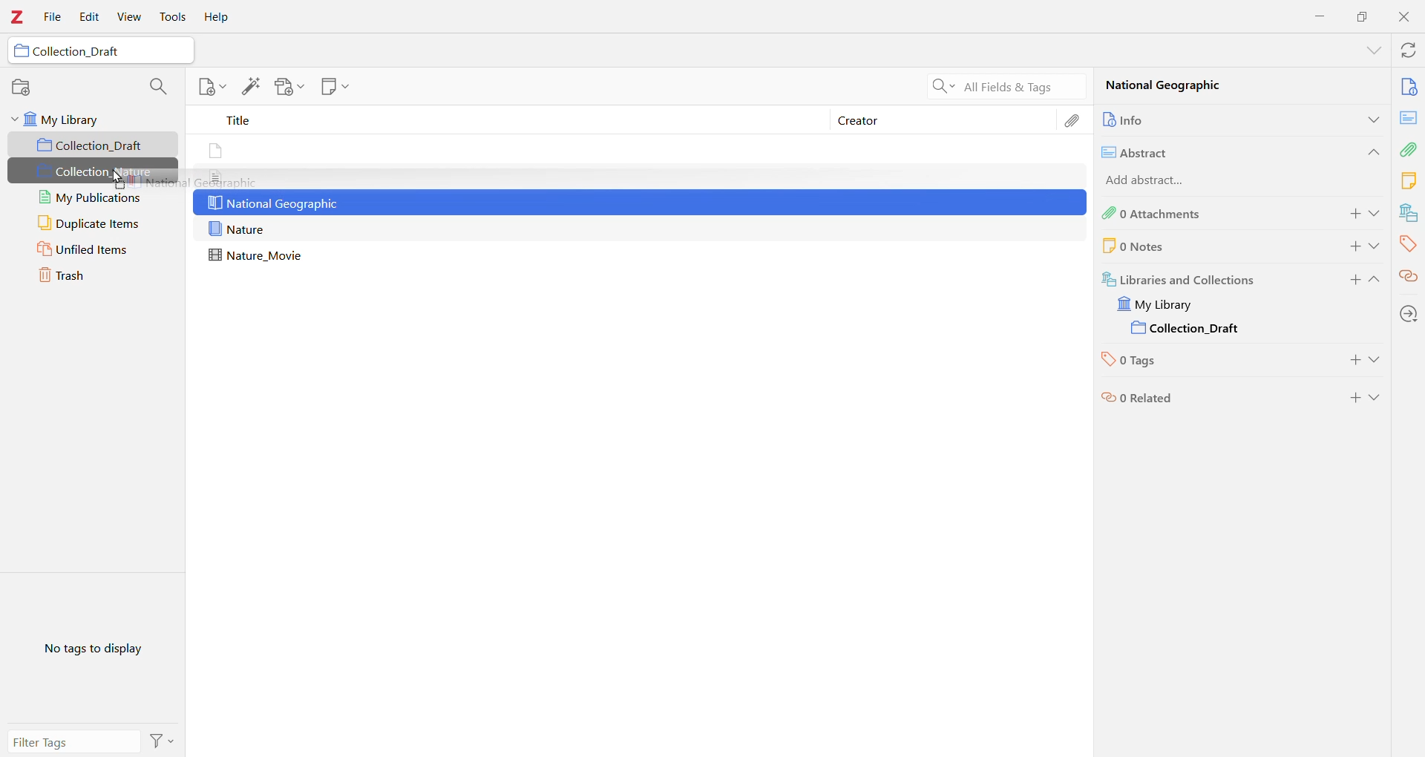  What do you see at coordinates (253, 87) in the screenshot?
I see `Add Item(s) by Identifier` at bounding box center [253, 87].